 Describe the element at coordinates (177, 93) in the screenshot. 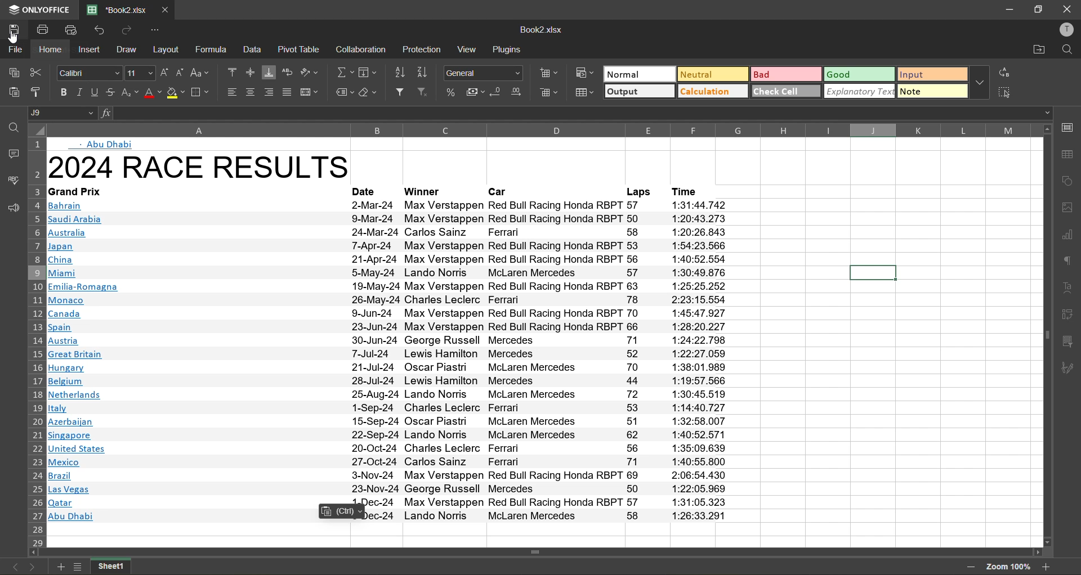

I see `fill color` at that location.